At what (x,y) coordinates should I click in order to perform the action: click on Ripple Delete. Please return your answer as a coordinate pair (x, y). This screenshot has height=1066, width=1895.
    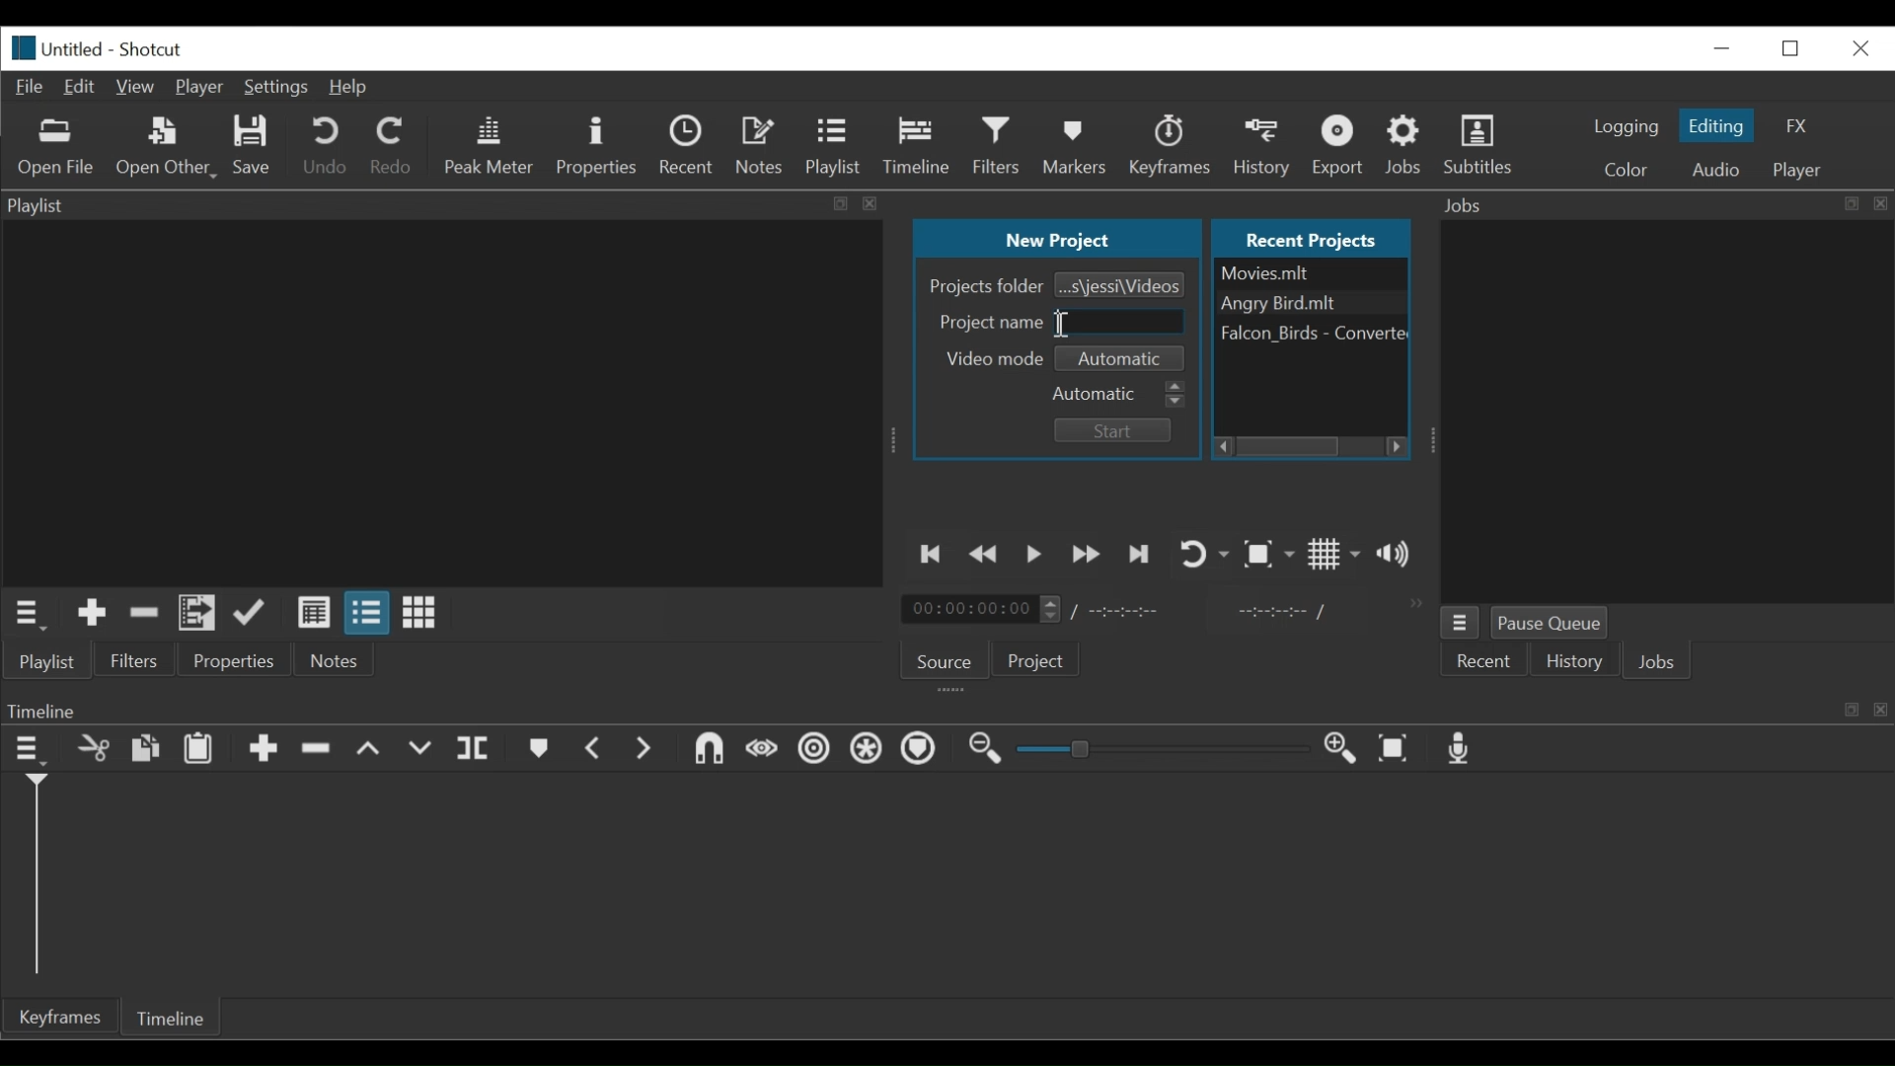
    Looking at the image, I should click on (322, 750).